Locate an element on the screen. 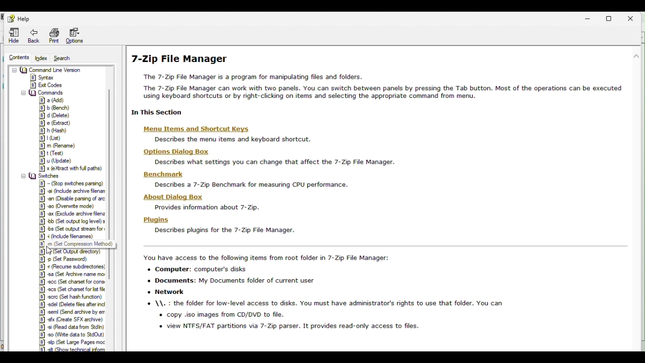 The width and height of the screenshot is (645, 363). description text is located at coordinates (251, 185).